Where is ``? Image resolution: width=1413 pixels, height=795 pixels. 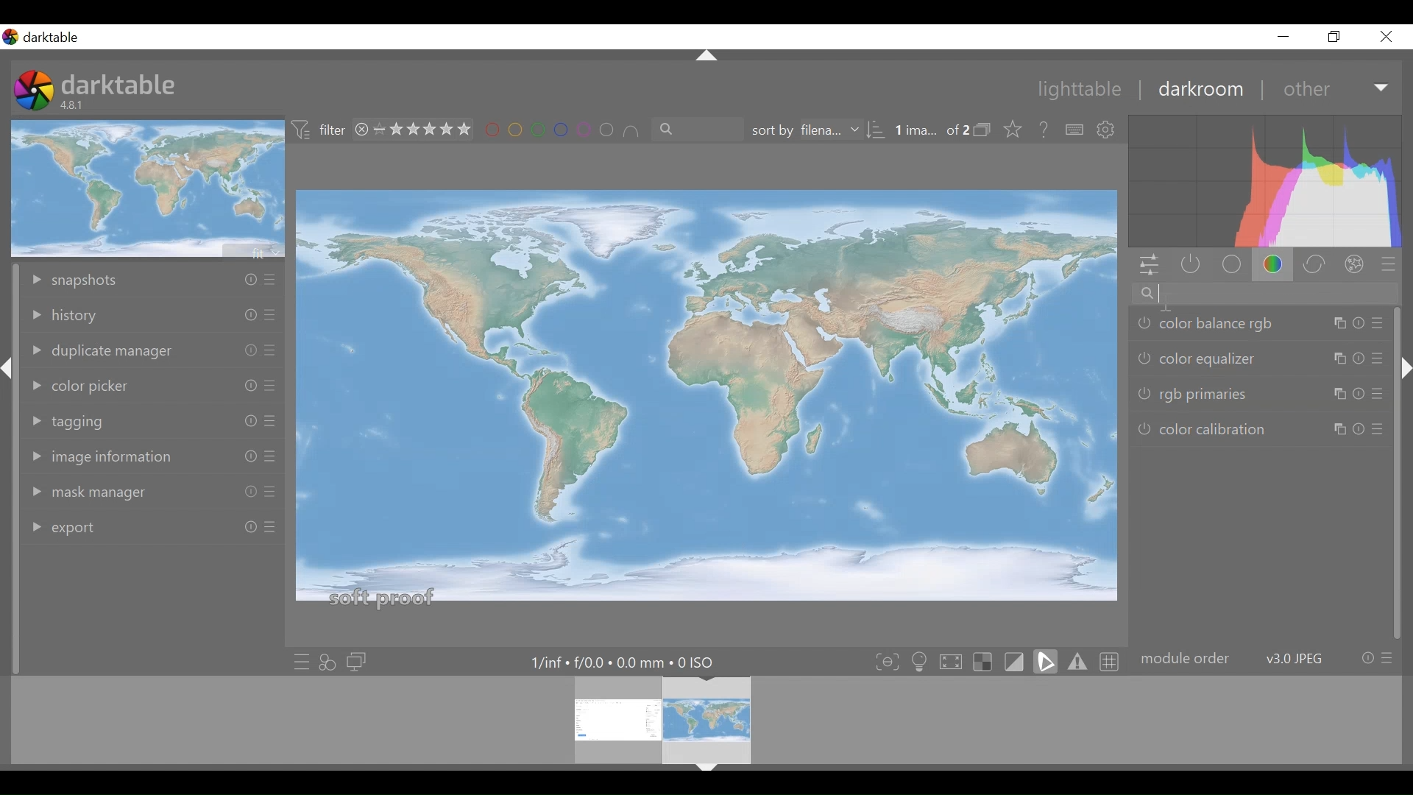
 is located at coordinates (246, 528).